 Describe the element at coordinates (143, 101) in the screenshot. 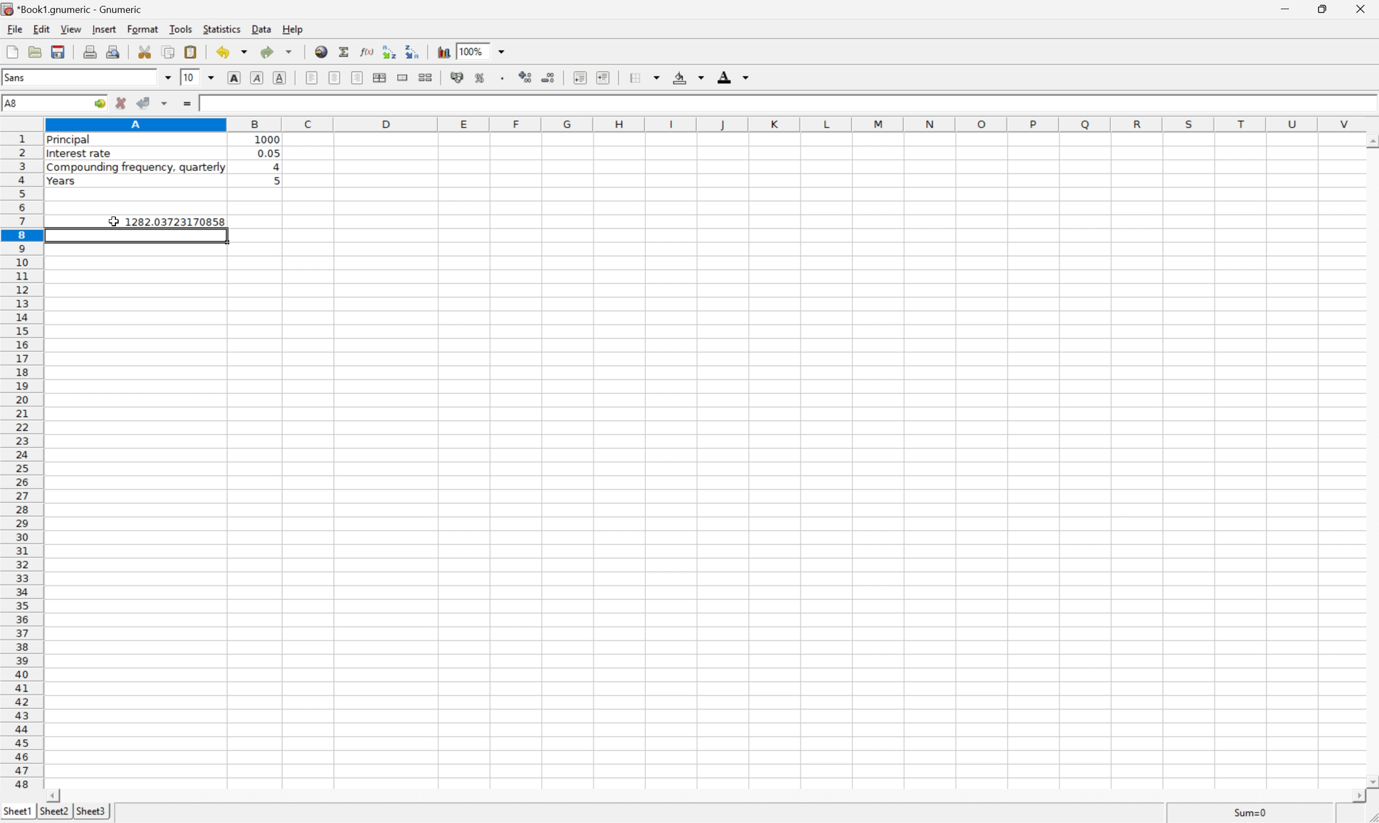

I see `accept changes` at that location.